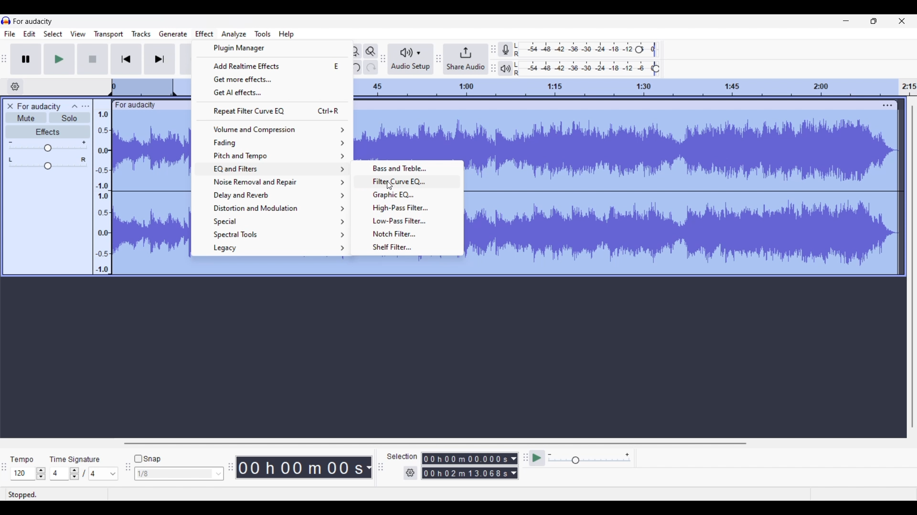 This screenshot has height=515, width=917. Describe the element at coordinates (136, 105) in the screenshot. I see `Track name` at that location.